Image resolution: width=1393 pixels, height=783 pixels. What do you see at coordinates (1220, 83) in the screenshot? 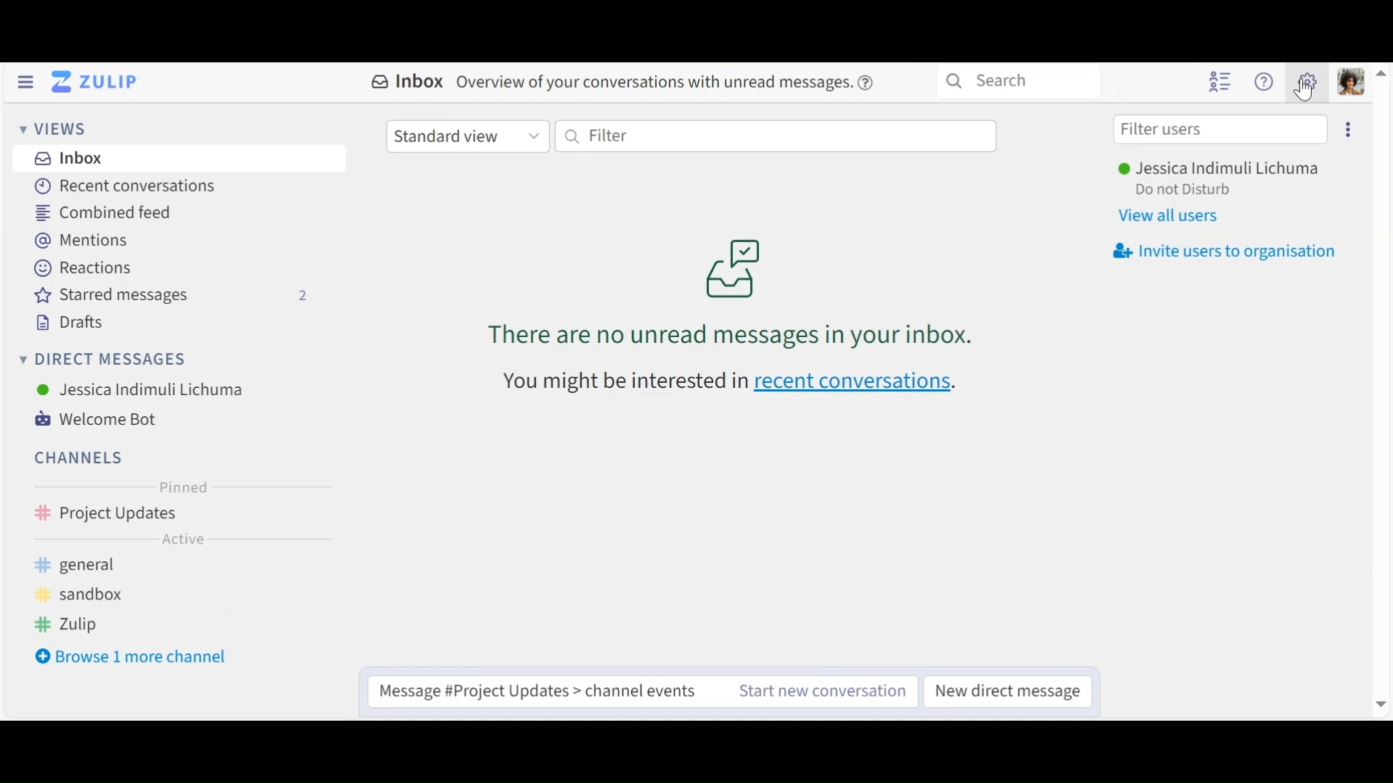
I see `Hide user list` at bounding box center [1220, 83].